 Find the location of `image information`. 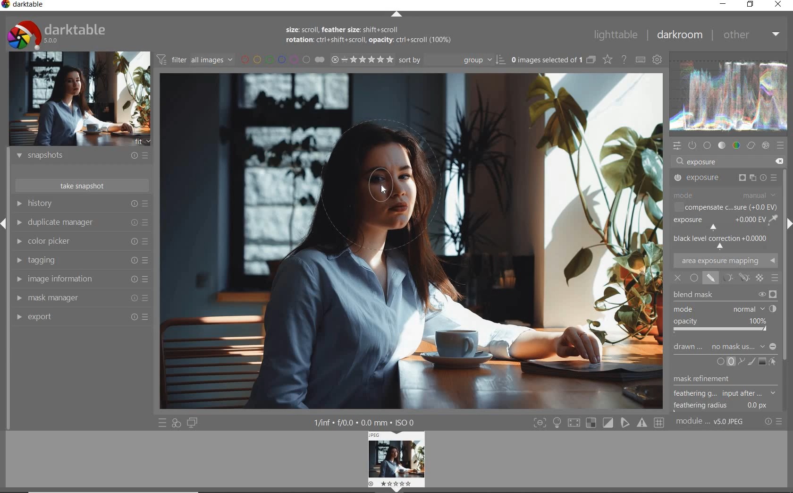

image information is located at coordinates (83, 278).